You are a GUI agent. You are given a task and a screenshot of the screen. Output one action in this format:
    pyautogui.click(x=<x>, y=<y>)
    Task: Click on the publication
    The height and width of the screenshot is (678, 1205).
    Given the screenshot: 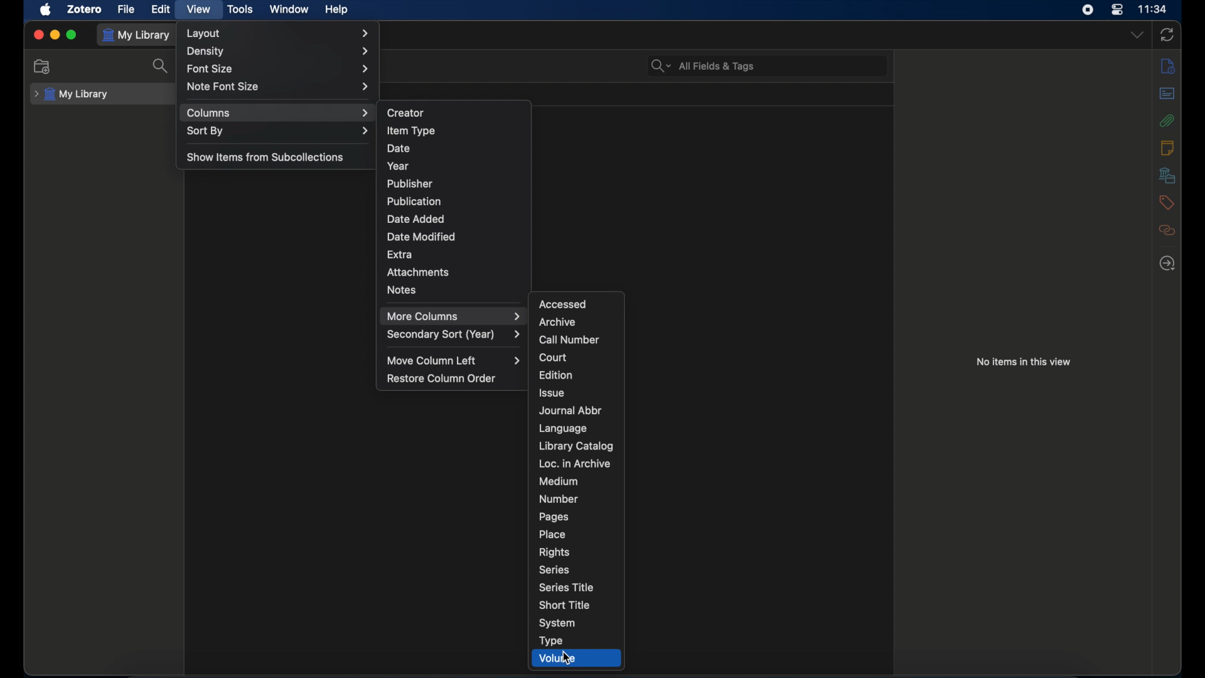 What is the action you would take?
    pyautogui.click(x=414, y=201)
    